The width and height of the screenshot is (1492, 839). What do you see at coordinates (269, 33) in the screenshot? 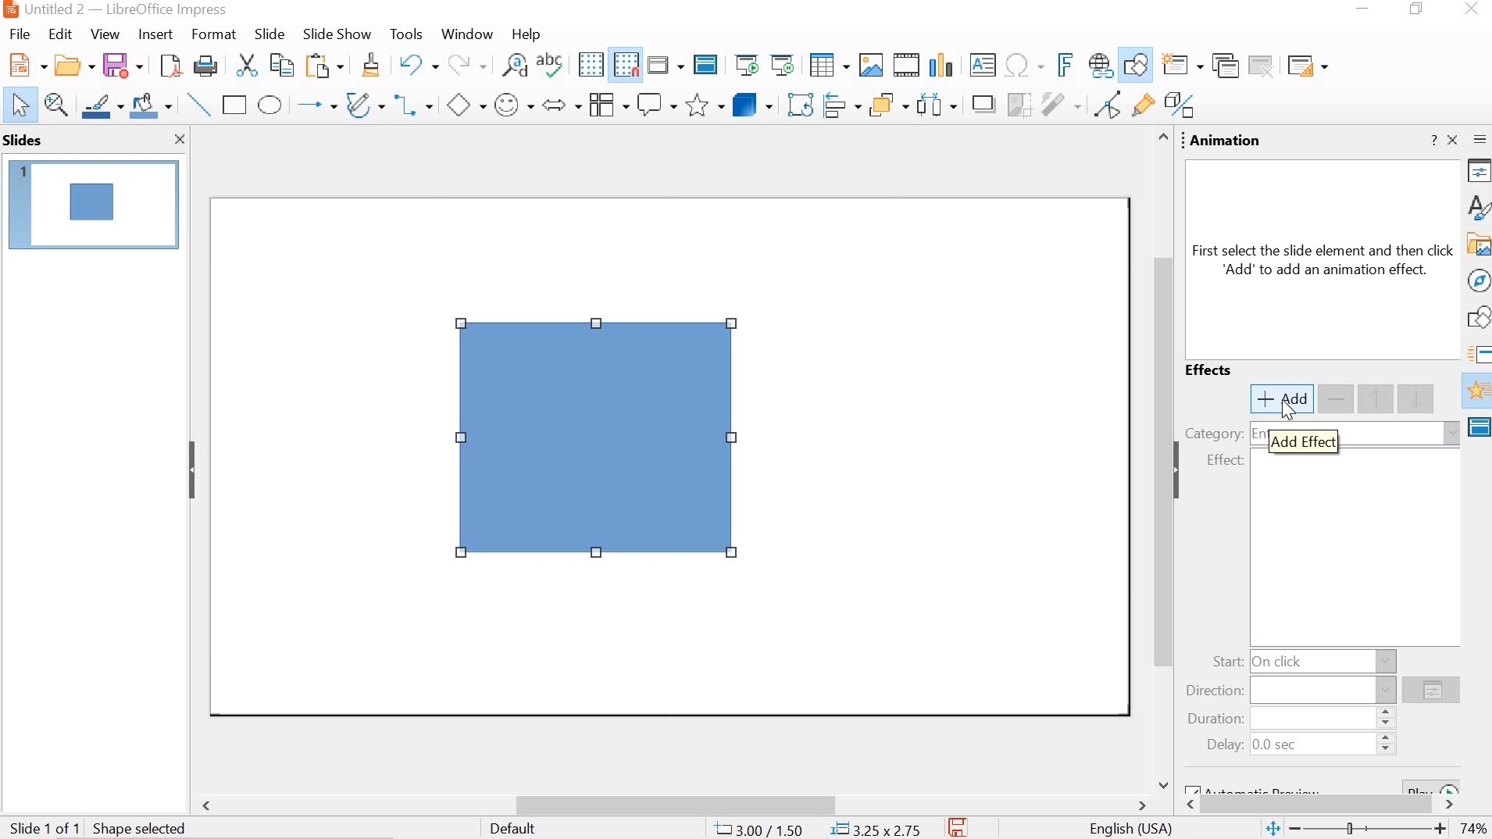
I see `slide` at bounding box center [269, 33].